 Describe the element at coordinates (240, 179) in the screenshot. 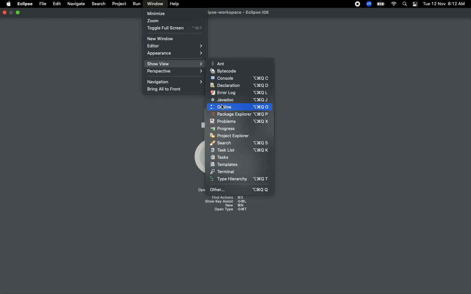

I see `Type hierarchy` at that location.